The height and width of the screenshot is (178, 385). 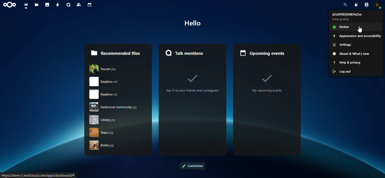 I want to click on contacts, so click(x=366, y=5).